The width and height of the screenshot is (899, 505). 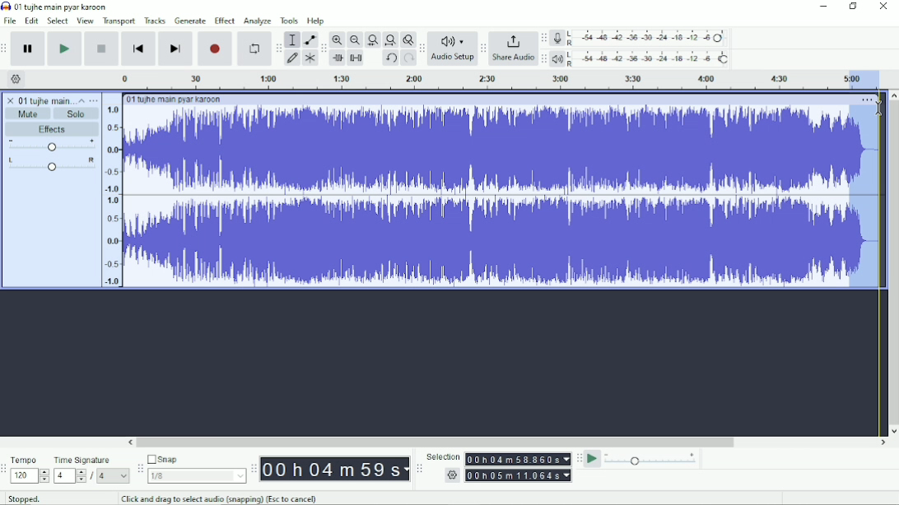 I want to click on Analyze, so click(x=259, y=21).